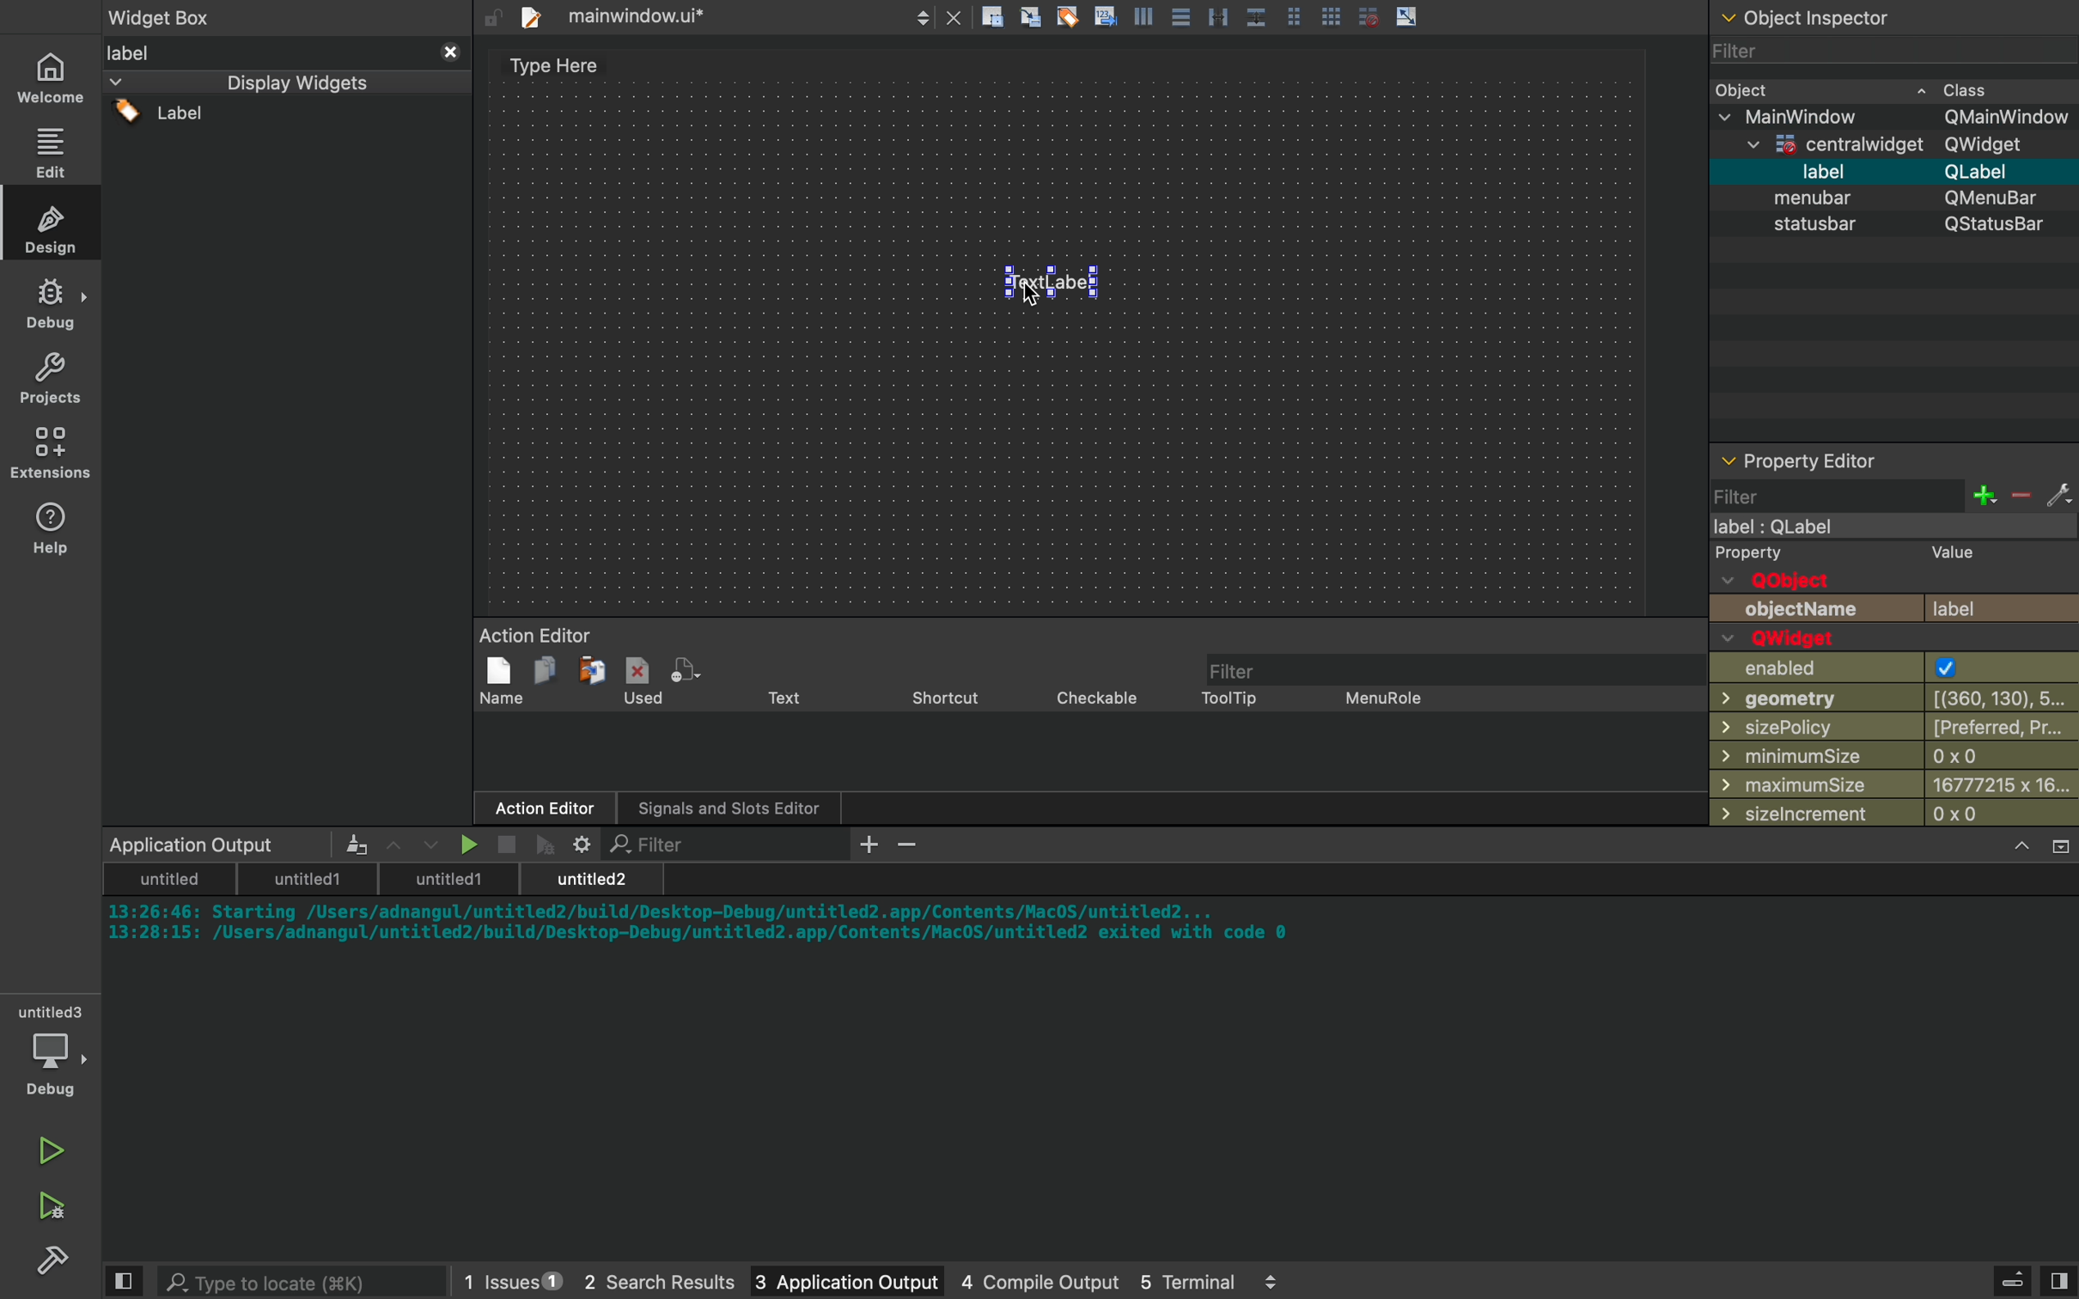  I want to click on , so click(1193, 18).